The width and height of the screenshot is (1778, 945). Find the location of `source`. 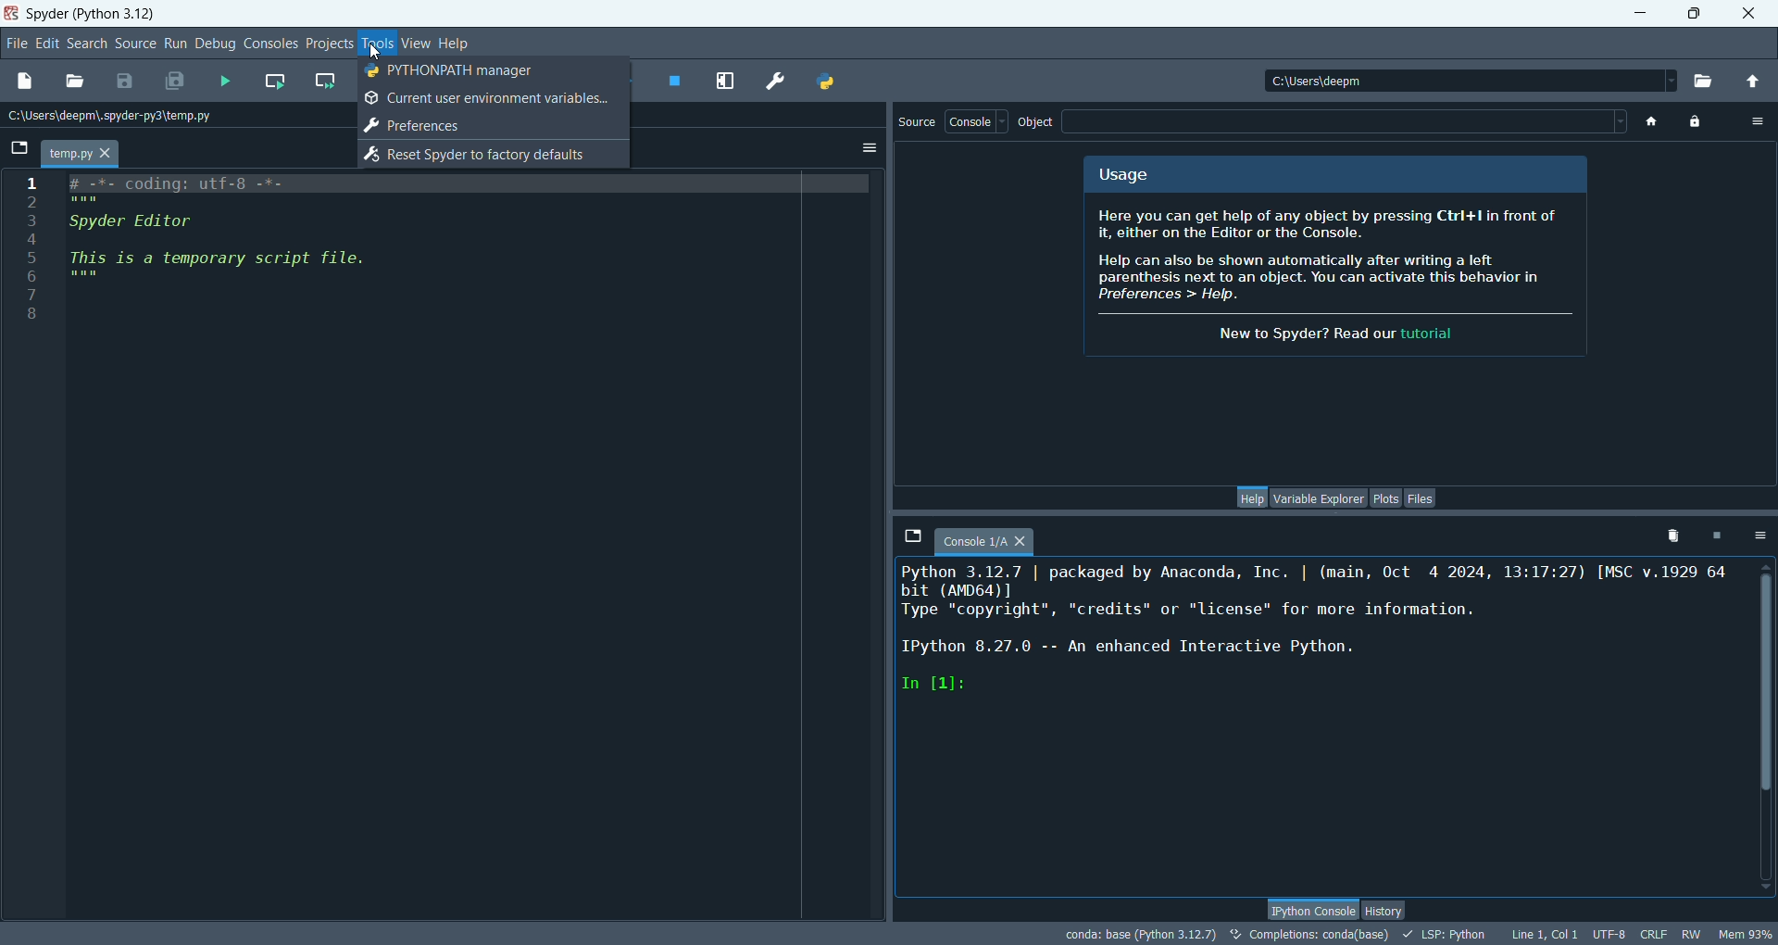

source is located at coordinates (916, 126).